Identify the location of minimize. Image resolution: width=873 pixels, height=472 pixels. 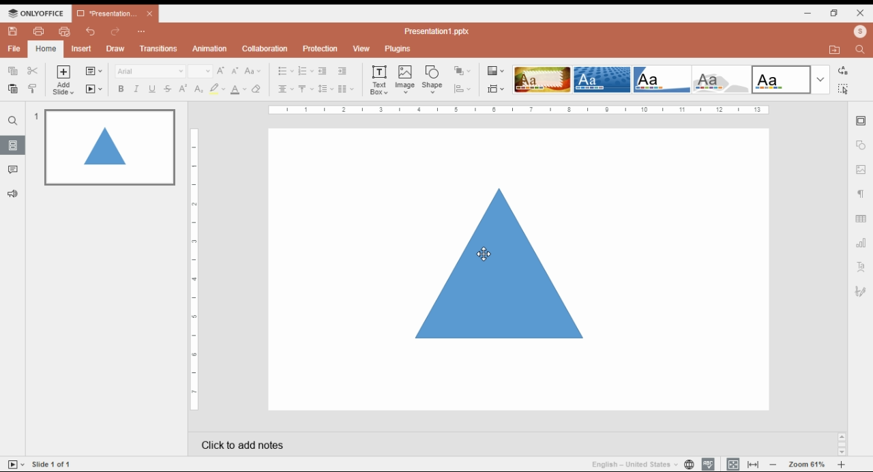
(808, 14).